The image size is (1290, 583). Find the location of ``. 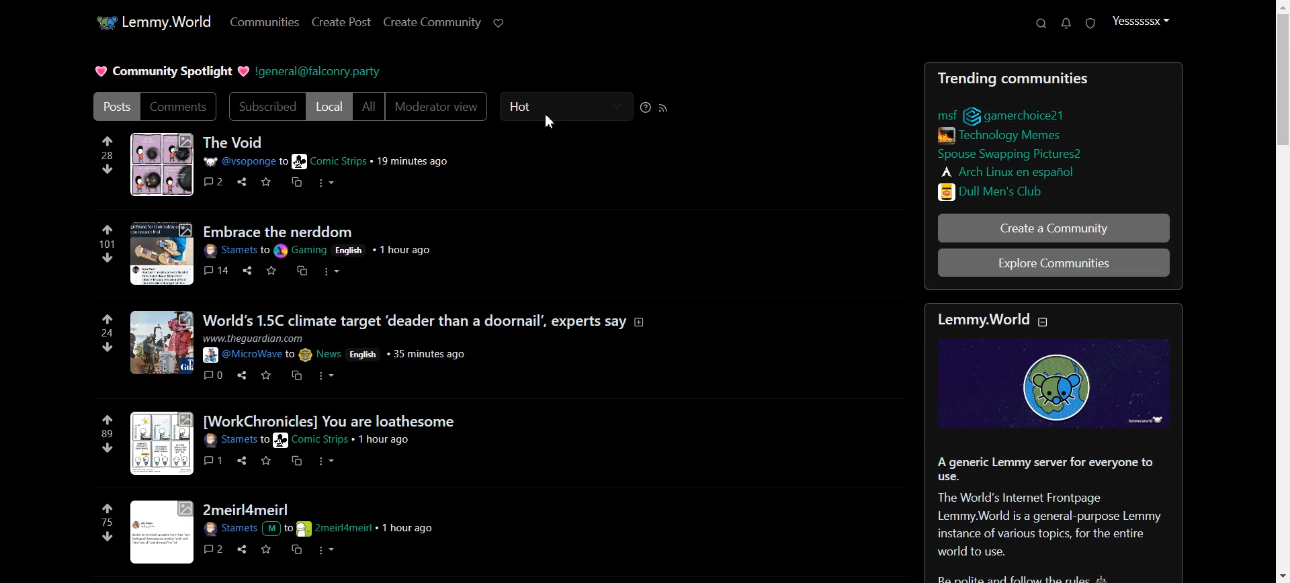

 is located at coordinates (241, 181).